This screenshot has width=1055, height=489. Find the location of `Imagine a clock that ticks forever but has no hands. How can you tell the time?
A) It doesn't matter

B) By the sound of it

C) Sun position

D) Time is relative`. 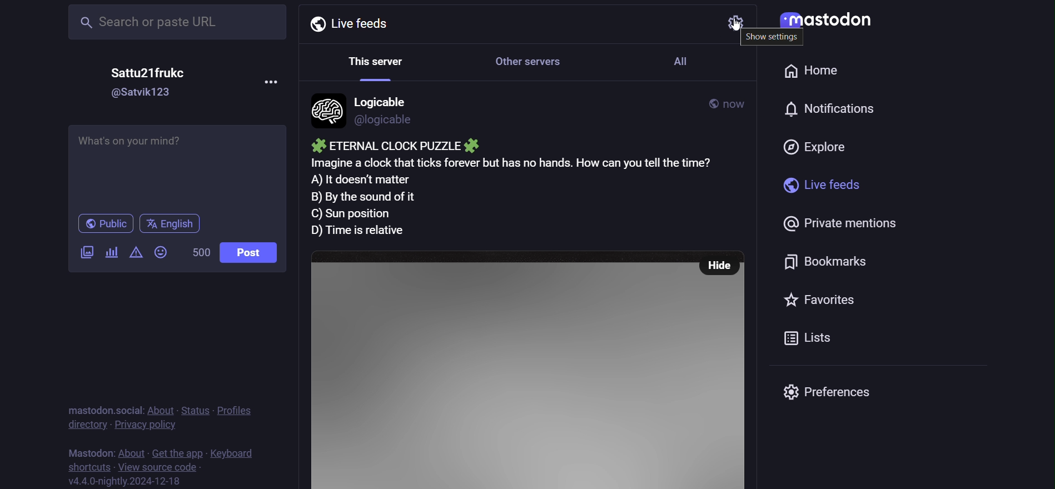

Imagine a clock that ticks forever but has no hands. How can you tell the time?
A) It doesn't matter

B) By the sound of it

C) Sun position

D) Time is relative is located at coordinates (528, 197).